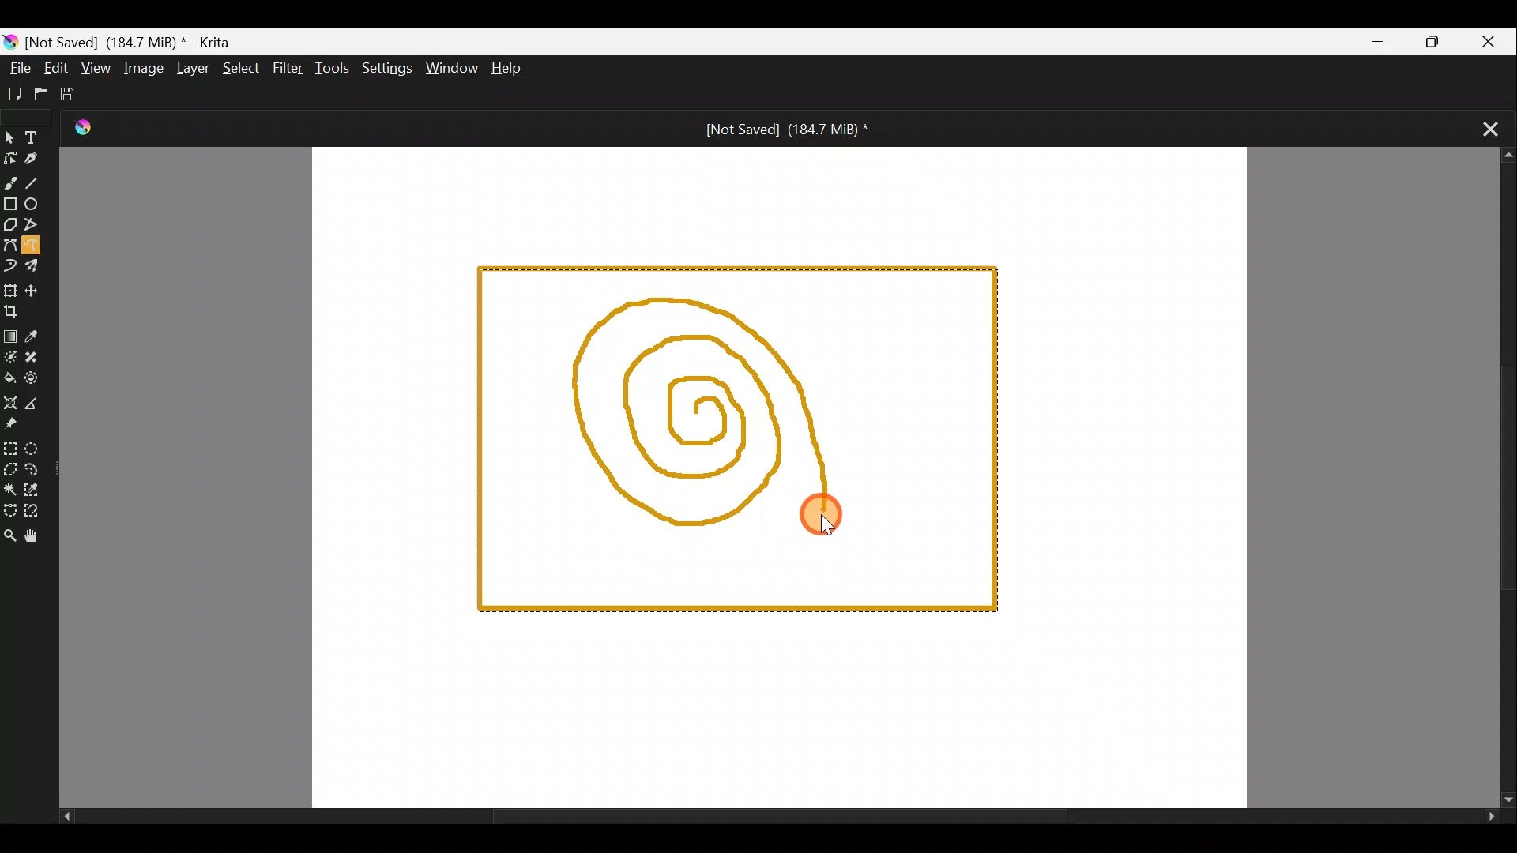 This screenshot has height=853, width=1517. I want to click on Dynamic brush tool, so click(10, 266).